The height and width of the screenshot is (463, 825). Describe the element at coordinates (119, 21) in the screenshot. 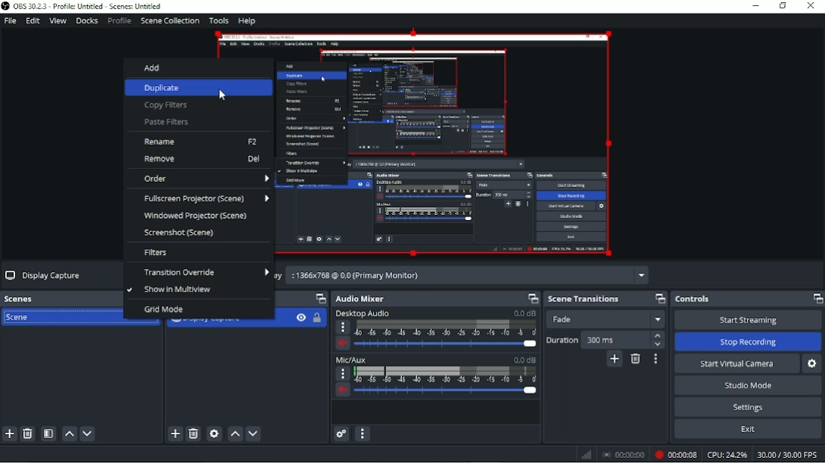

I see `Profile` at that location.